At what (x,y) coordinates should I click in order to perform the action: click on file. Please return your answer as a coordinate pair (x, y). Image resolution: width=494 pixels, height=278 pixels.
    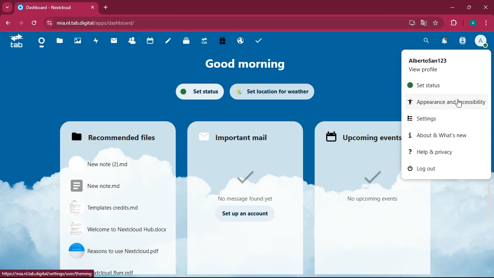
    Looking at the image, I should click on (131, 271).